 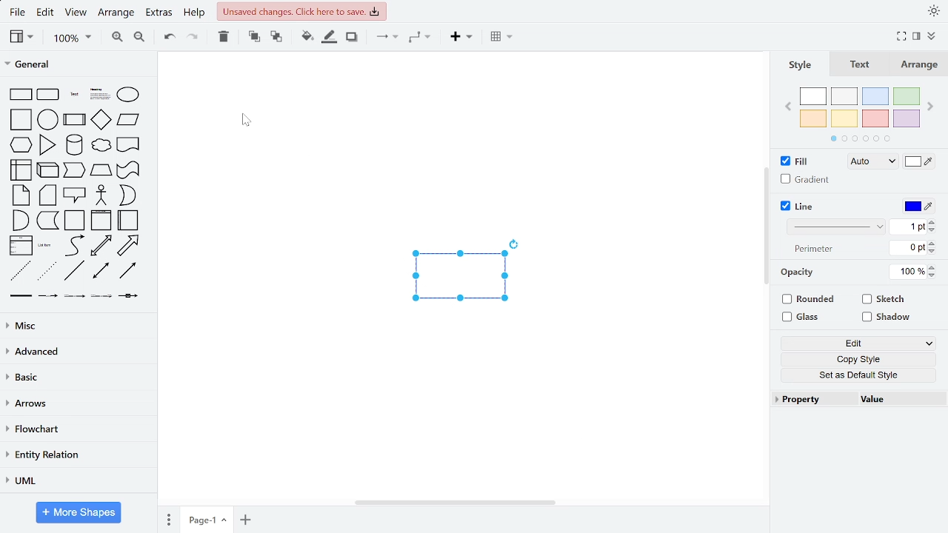 What do you see at coordinates (456, 279) in the screenshot?
I see `preview` at bounding box center [456, 279].